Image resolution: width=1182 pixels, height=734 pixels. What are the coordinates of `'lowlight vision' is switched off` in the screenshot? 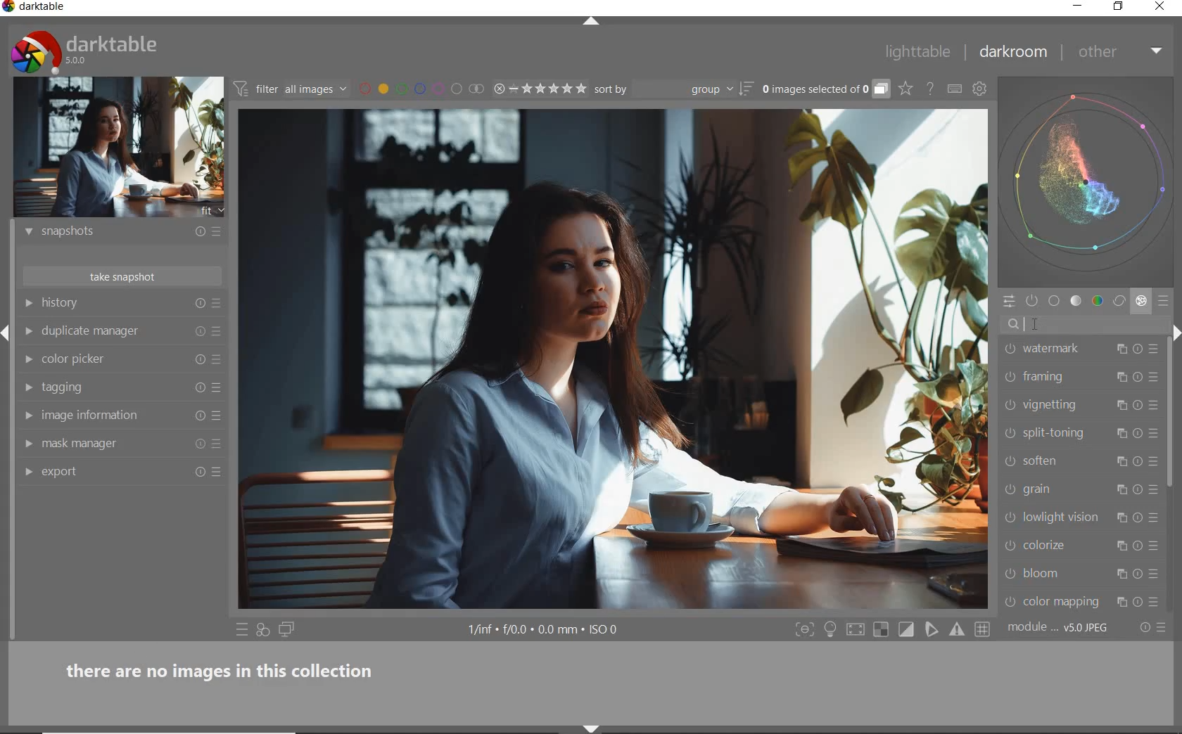 It's located at (1010, 516).